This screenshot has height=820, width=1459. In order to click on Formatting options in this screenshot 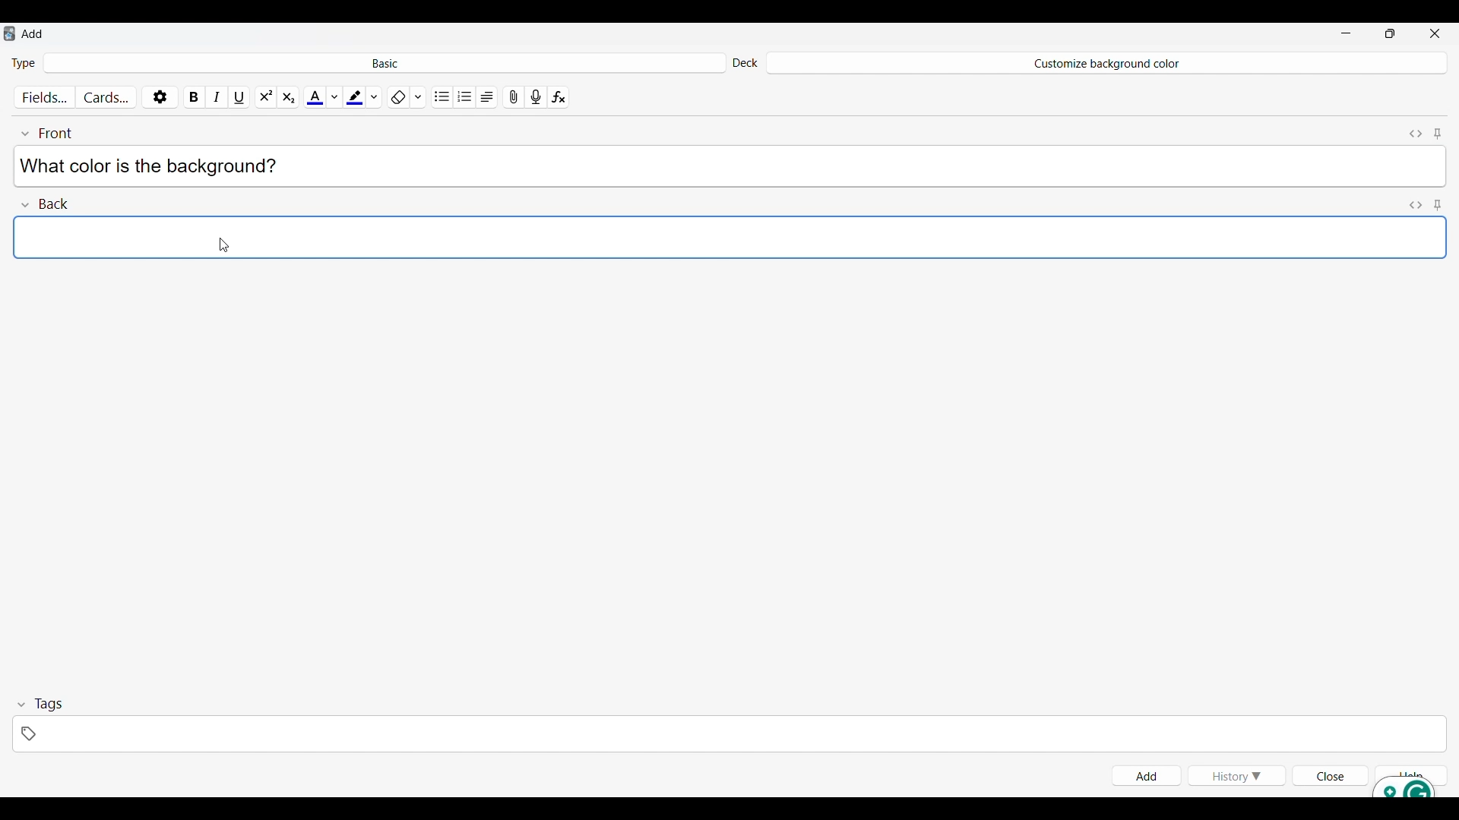, I will do `click(418, 94)`.